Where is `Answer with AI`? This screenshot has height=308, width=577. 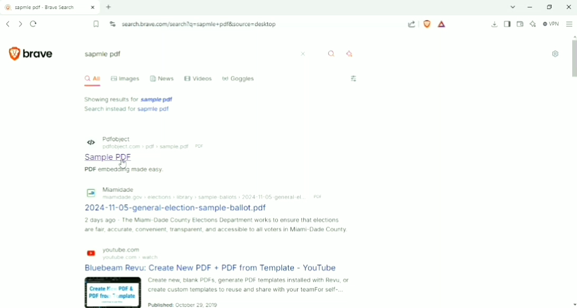 Answer with AI is located at coordinates (352, 53).